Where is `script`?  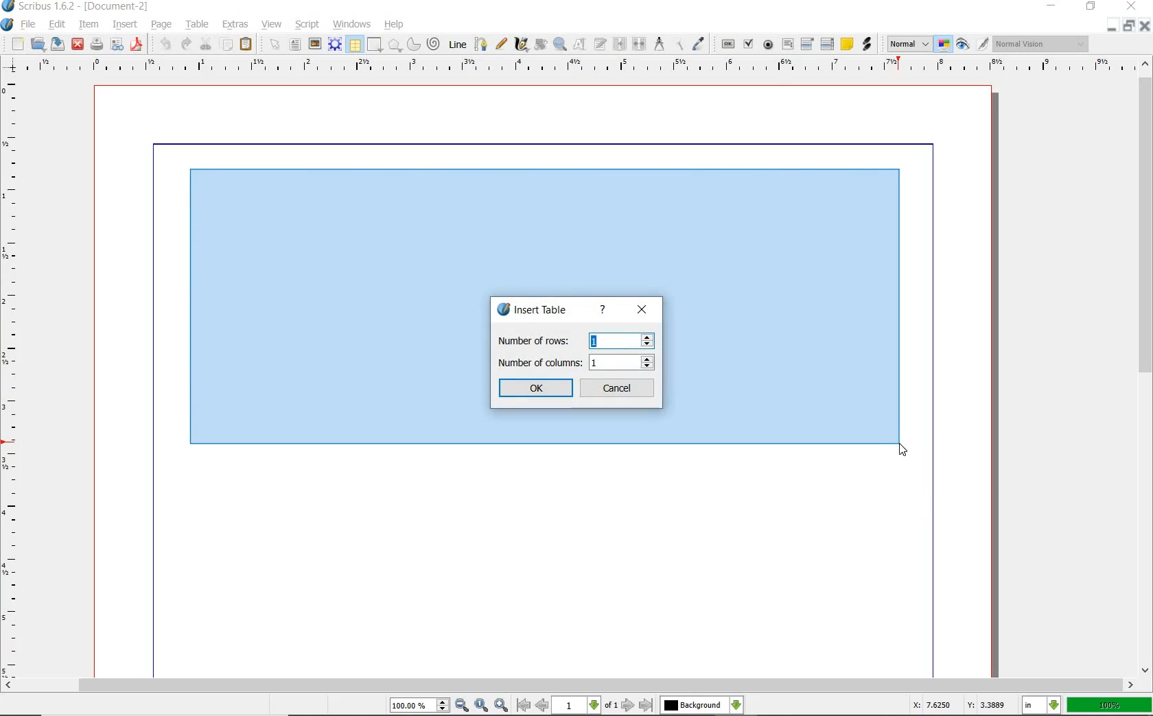
script is located at coordinates (307, 25).